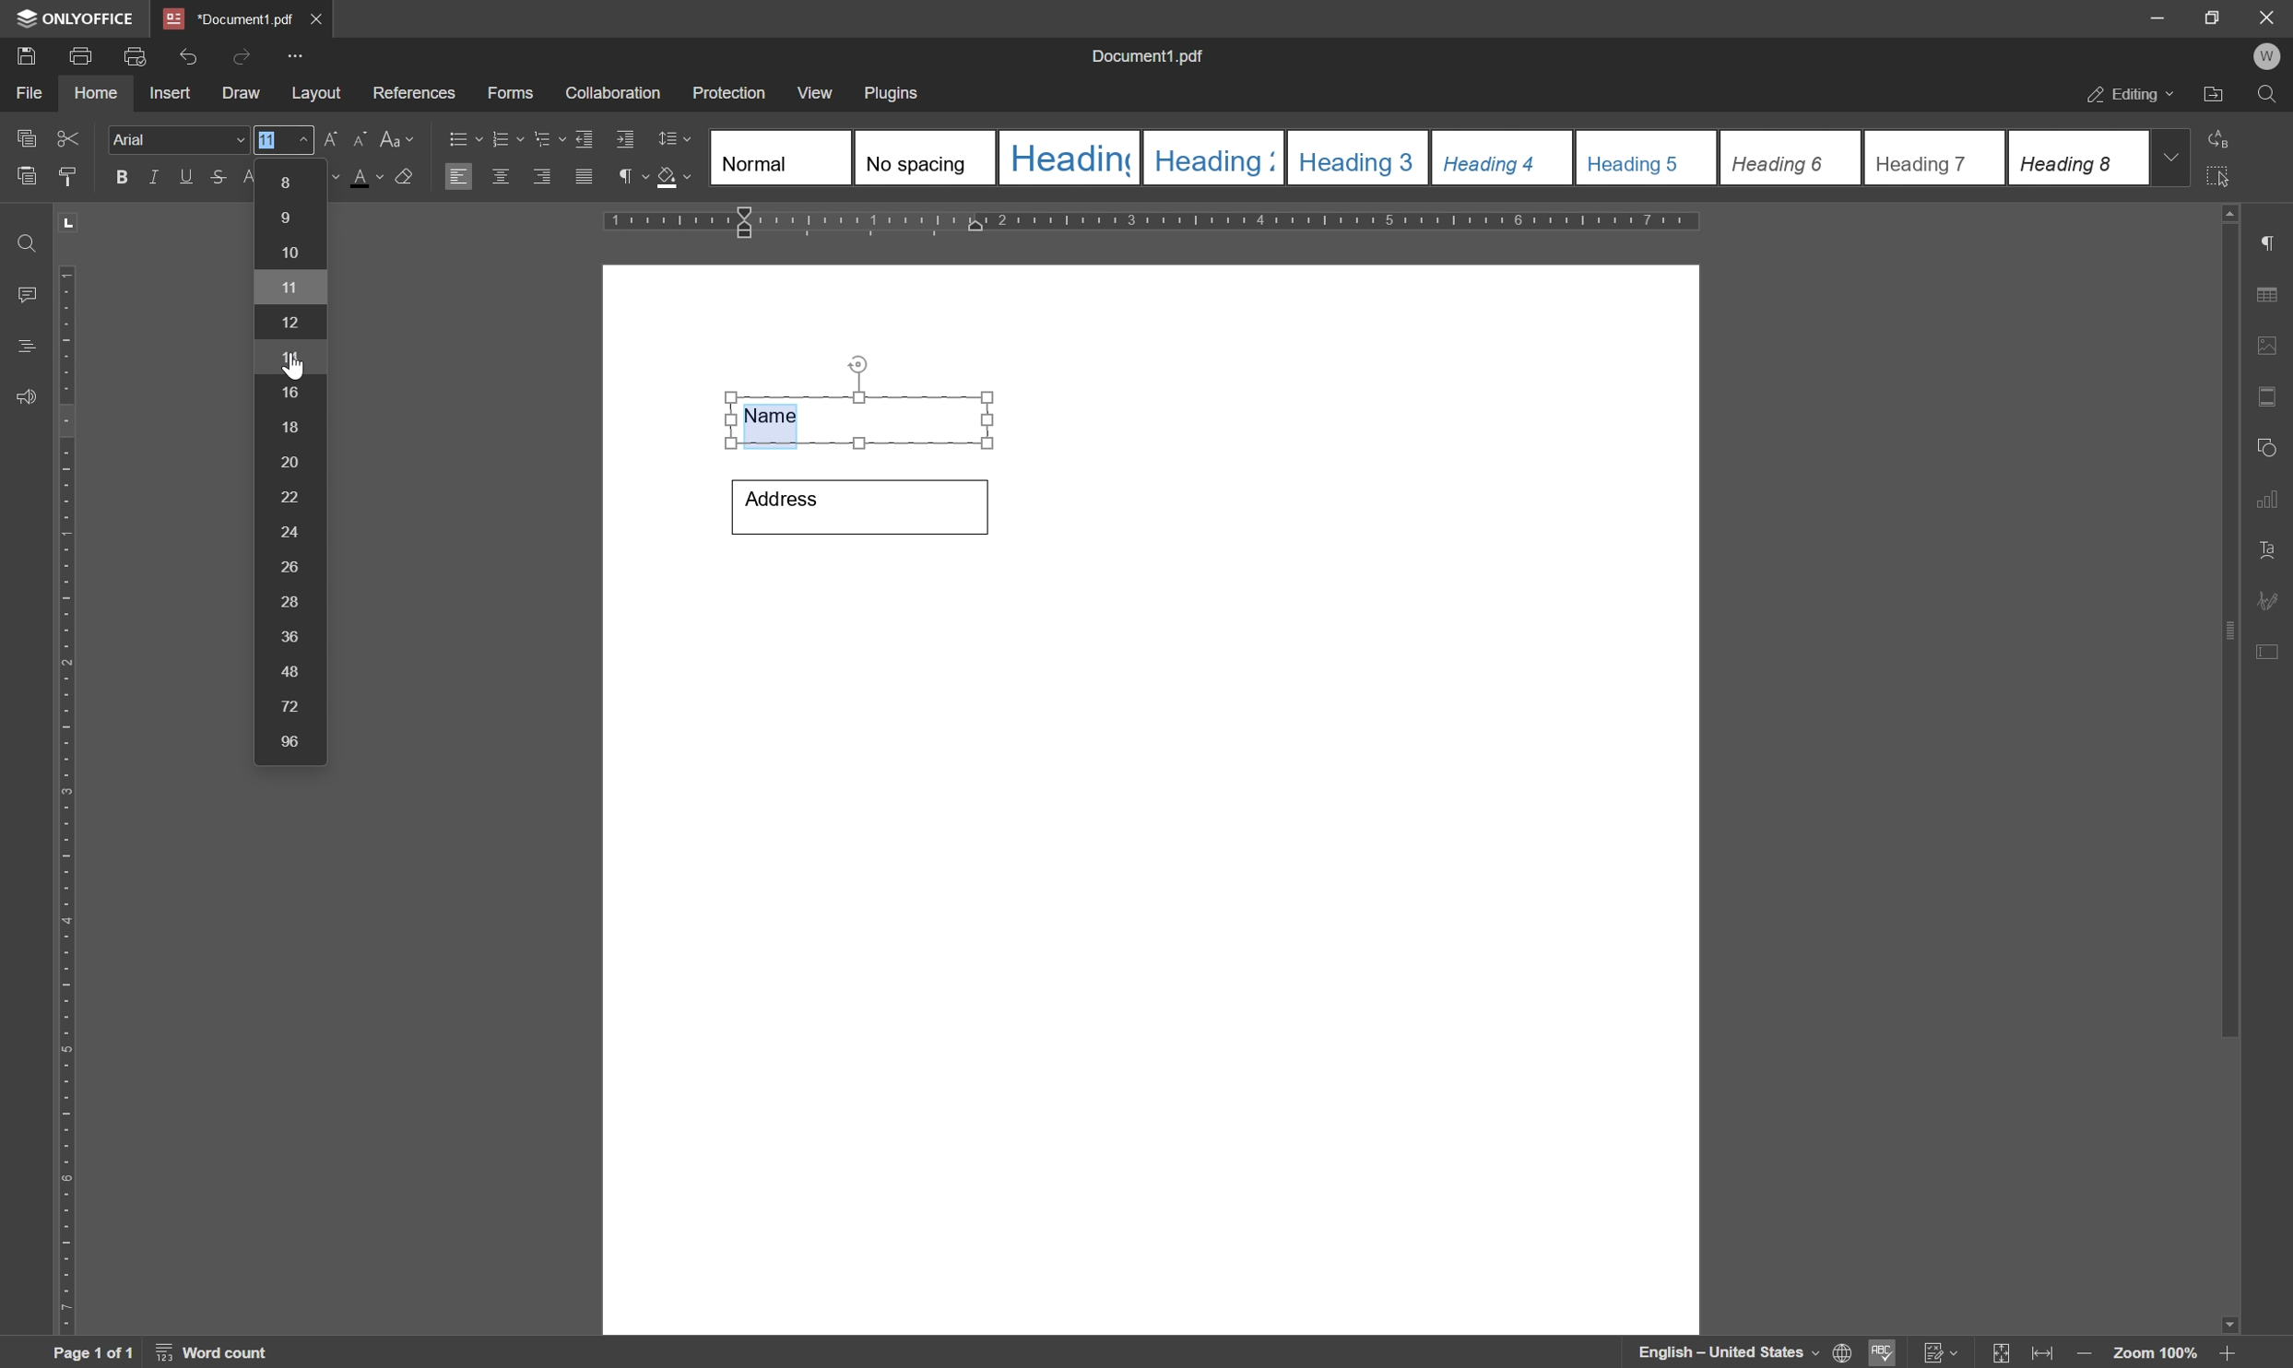  Describe the element at coordinates (817, 93) in the screenshot. I see `view` at that location.